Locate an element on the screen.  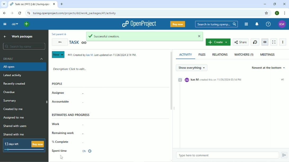
dd is located at coordinates (15, 24).